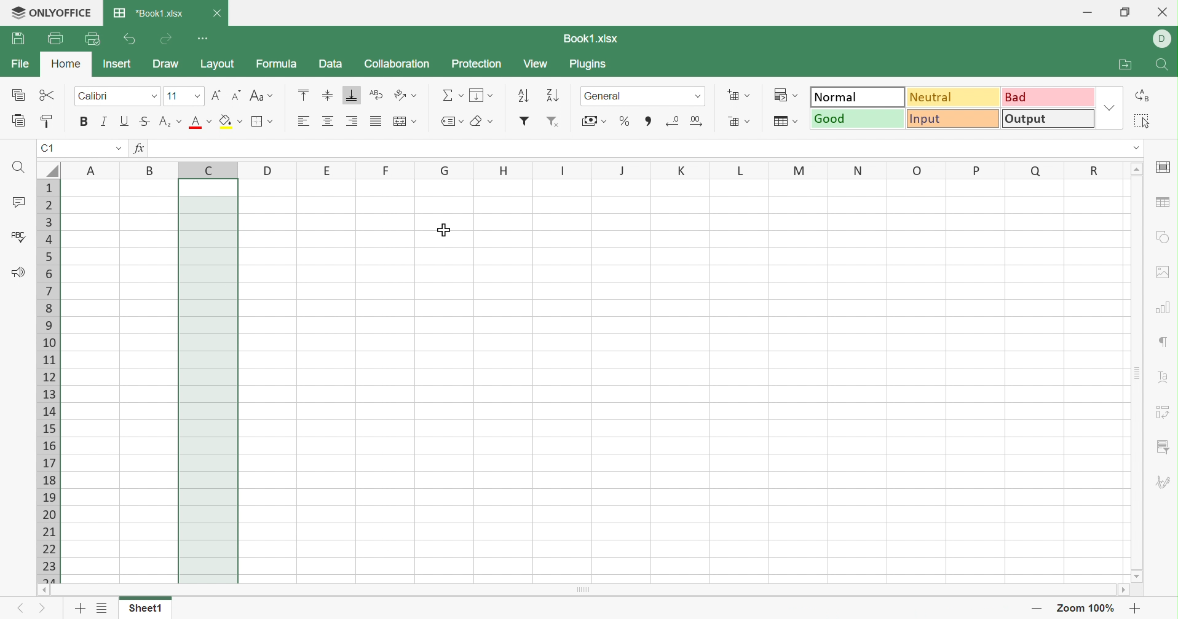 Image resolution: width=1178 pixels, height=619 pixels. Describe the element at coordinates (1139, 375) in the screenshot. I see `Scroll Bar` at that location.